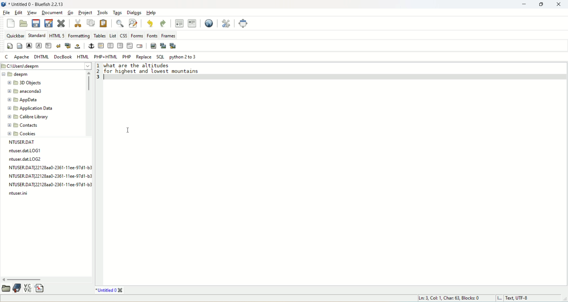 Image resolution: width=568 pixels, height=302 pixels. Describe the element at coordinates (136, 35) in the screenshot. I see `forms` at that location.